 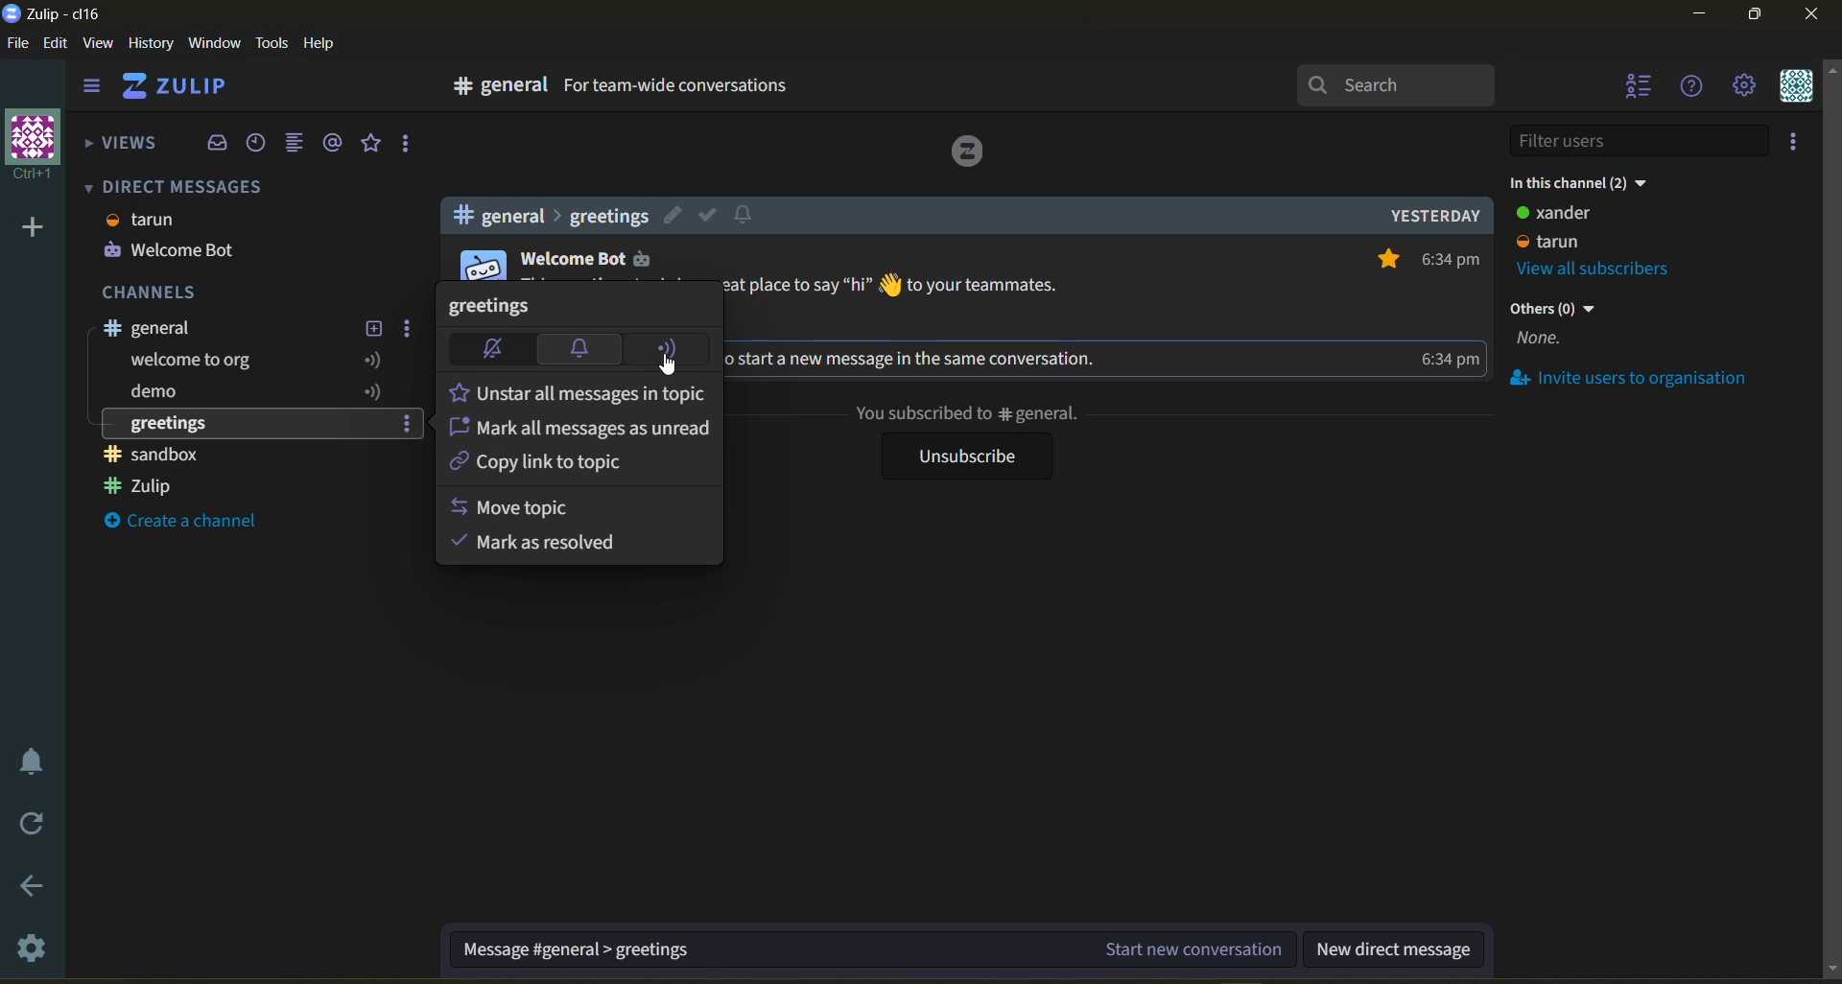 What do you see at coordinates (26, 829) in the screenshot?
I see `reload` at bounding box center [26, 829].